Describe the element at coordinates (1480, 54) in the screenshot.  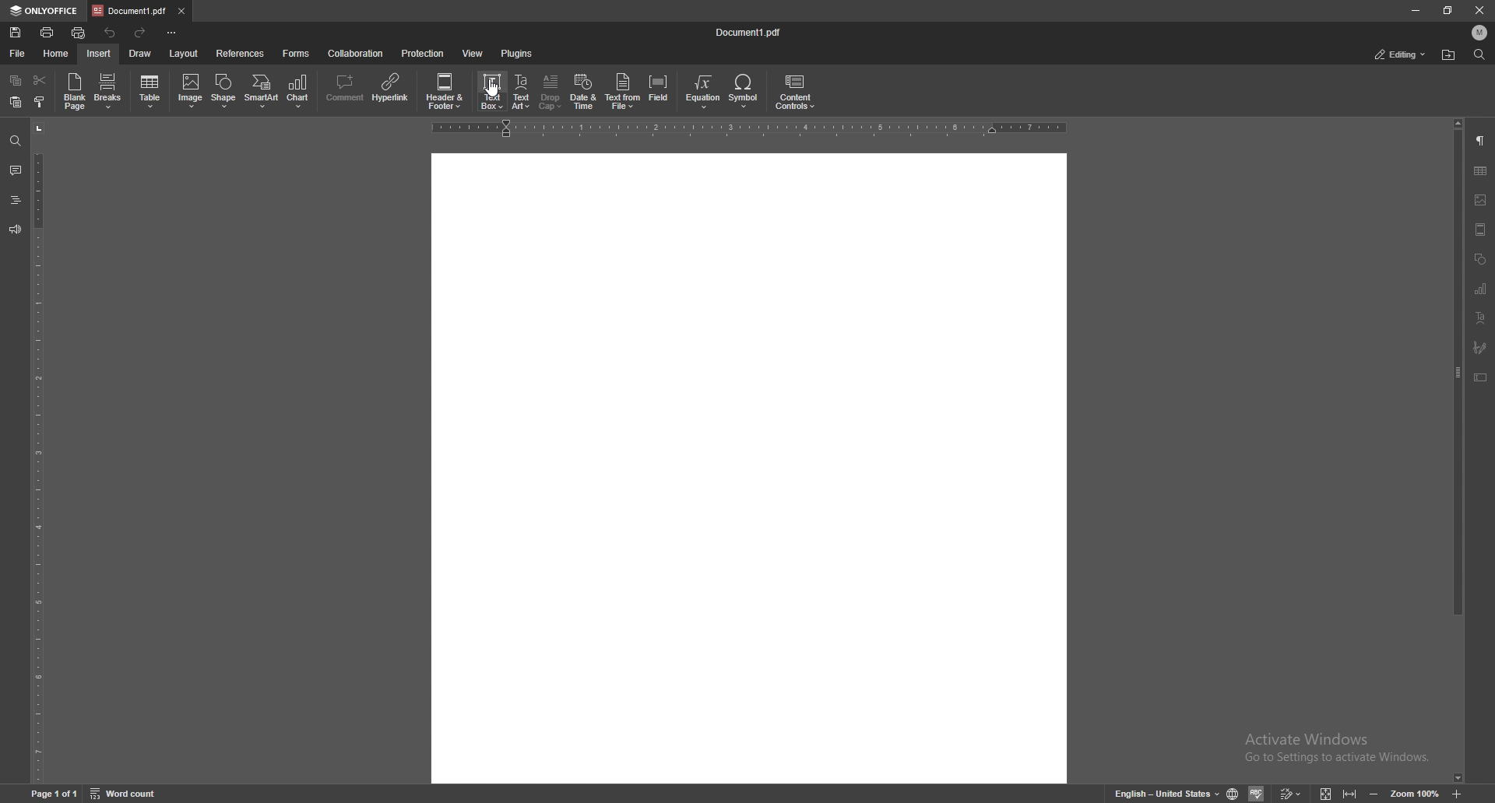
I see `find` at that location.